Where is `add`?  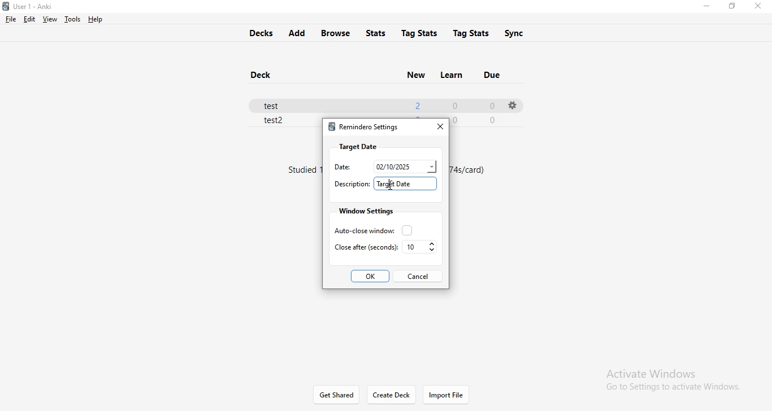 add is located at coordinates (296, 33).